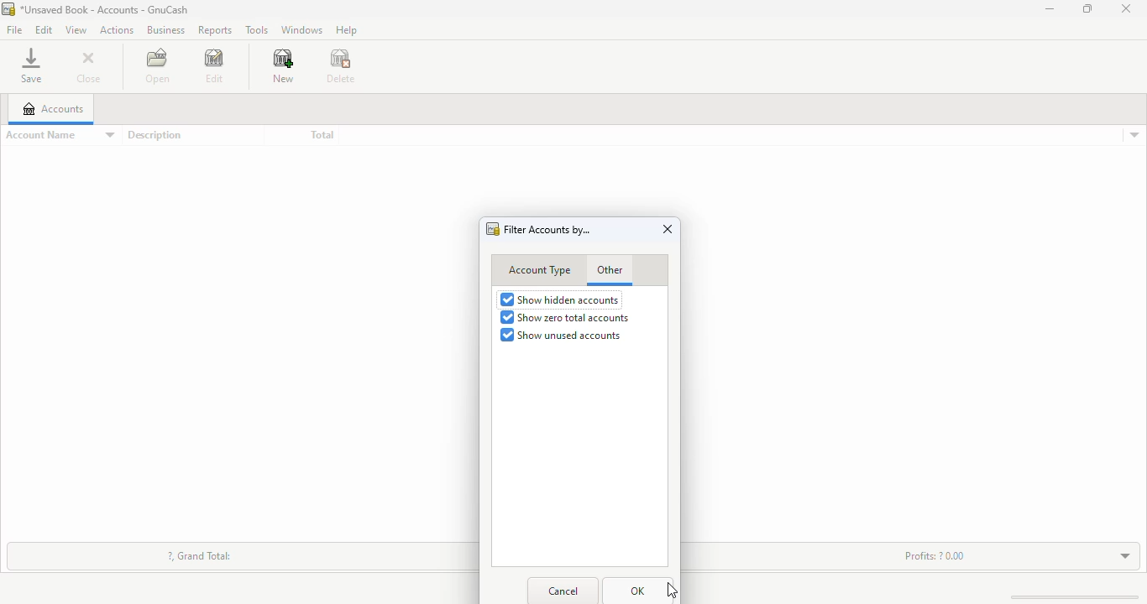  What do you see at coordinates (157, 65) in the screenshot?
I see `open` at bounding box center [157, 65].